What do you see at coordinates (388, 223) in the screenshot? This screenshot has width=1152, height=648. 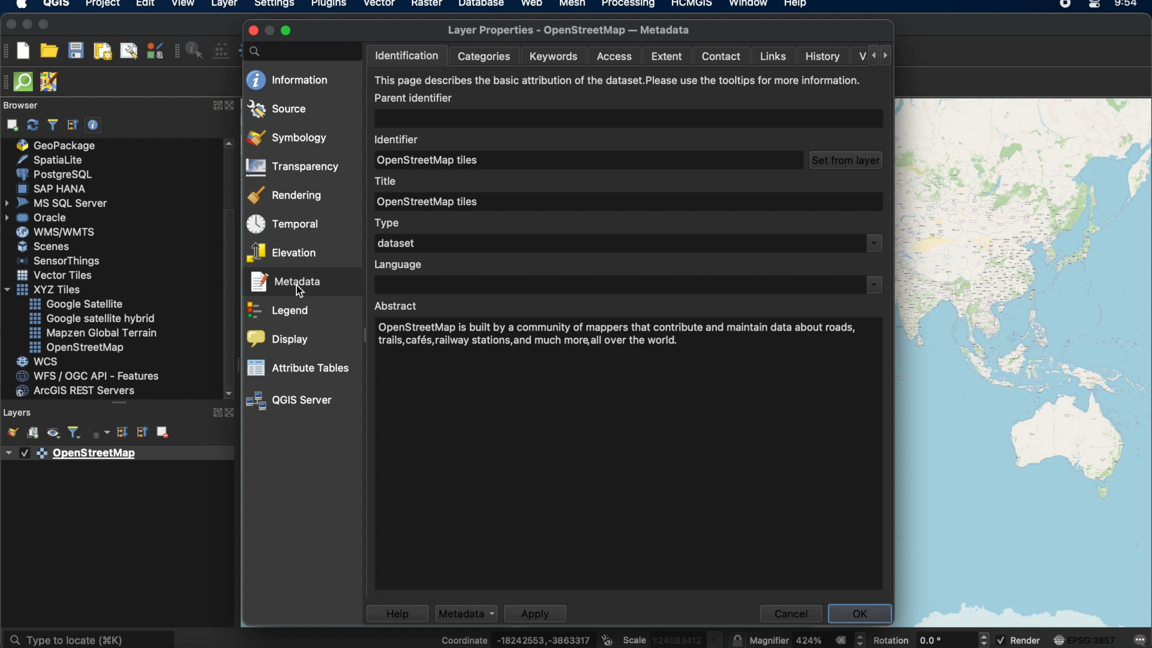 I see `type` at bounding box center [388, 223].